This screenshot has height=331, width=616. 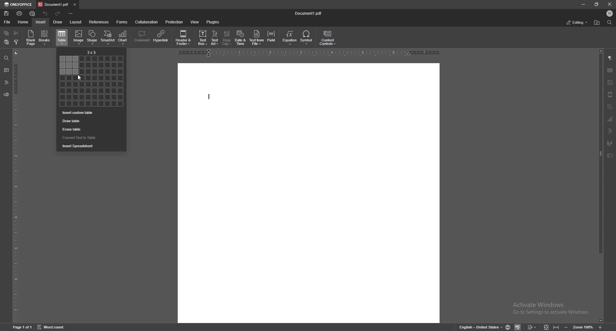 I want to click on zoom, so click(x=583, y=327).